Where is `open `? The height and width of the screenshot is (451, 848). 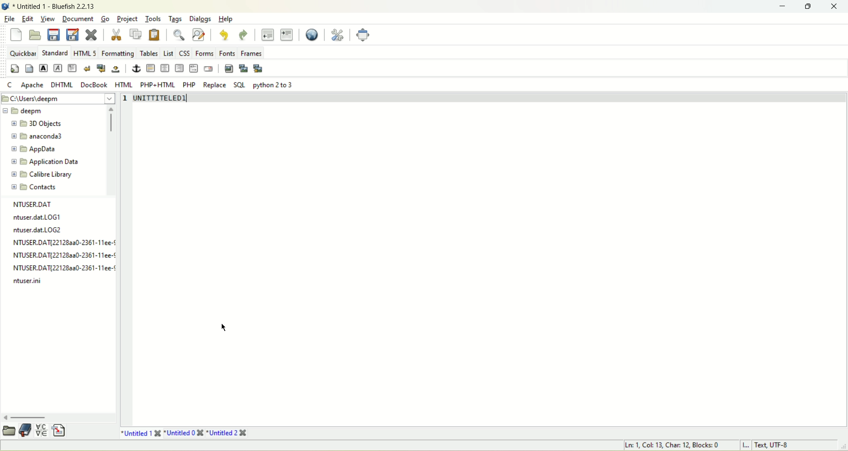 open  is located at coordinates (9, 431).